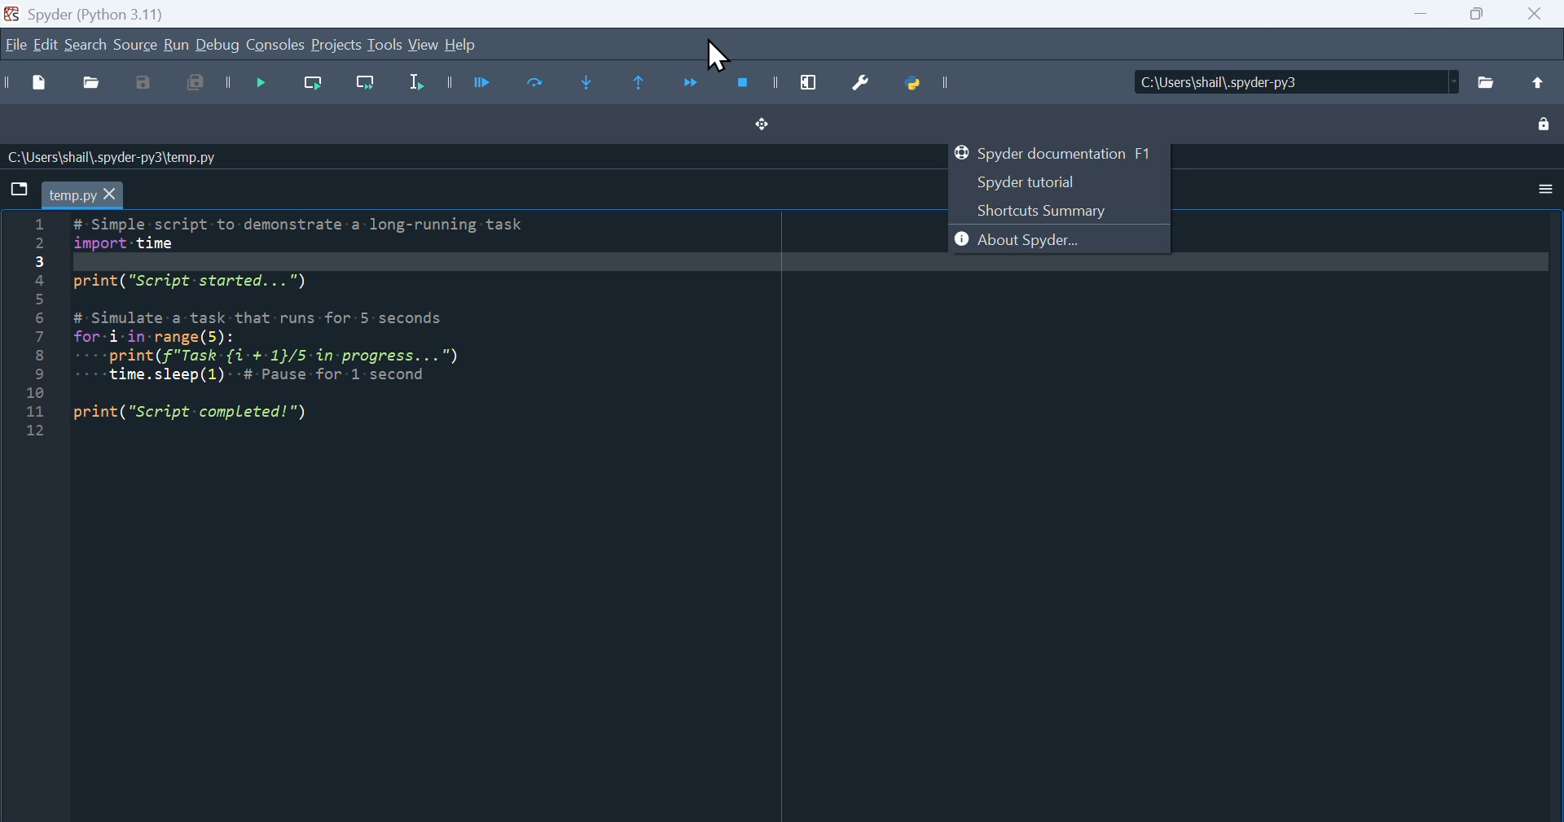  What do you see at coordinates (90, 86) in the screenshot?
I see `Open` at bounding box center [90, 86].